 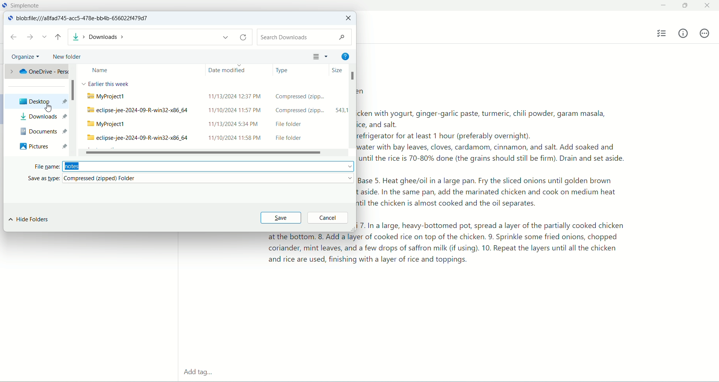 I want to click on forward, so click(x=30, y=37).